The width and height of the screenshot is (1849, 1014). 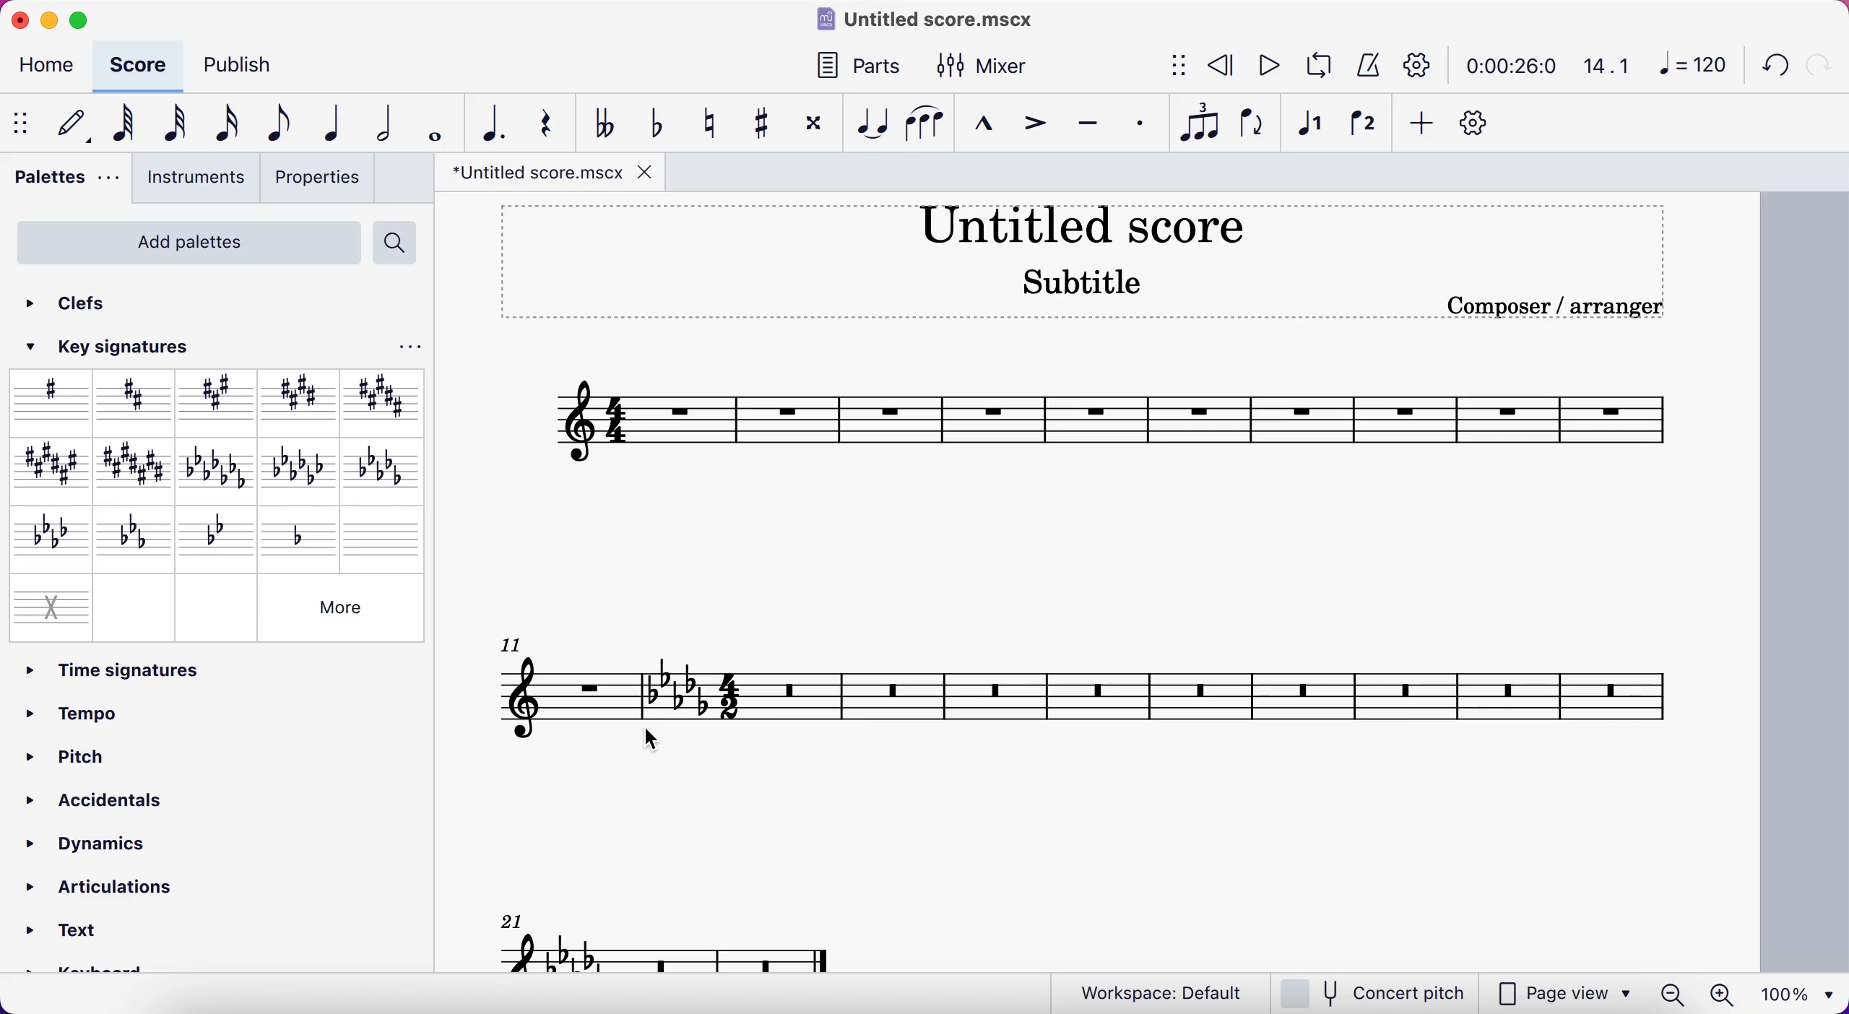 What do you see at coordinates (195, 182) in the screenshot?
I see `instruments` at bounding box center [195, 182].